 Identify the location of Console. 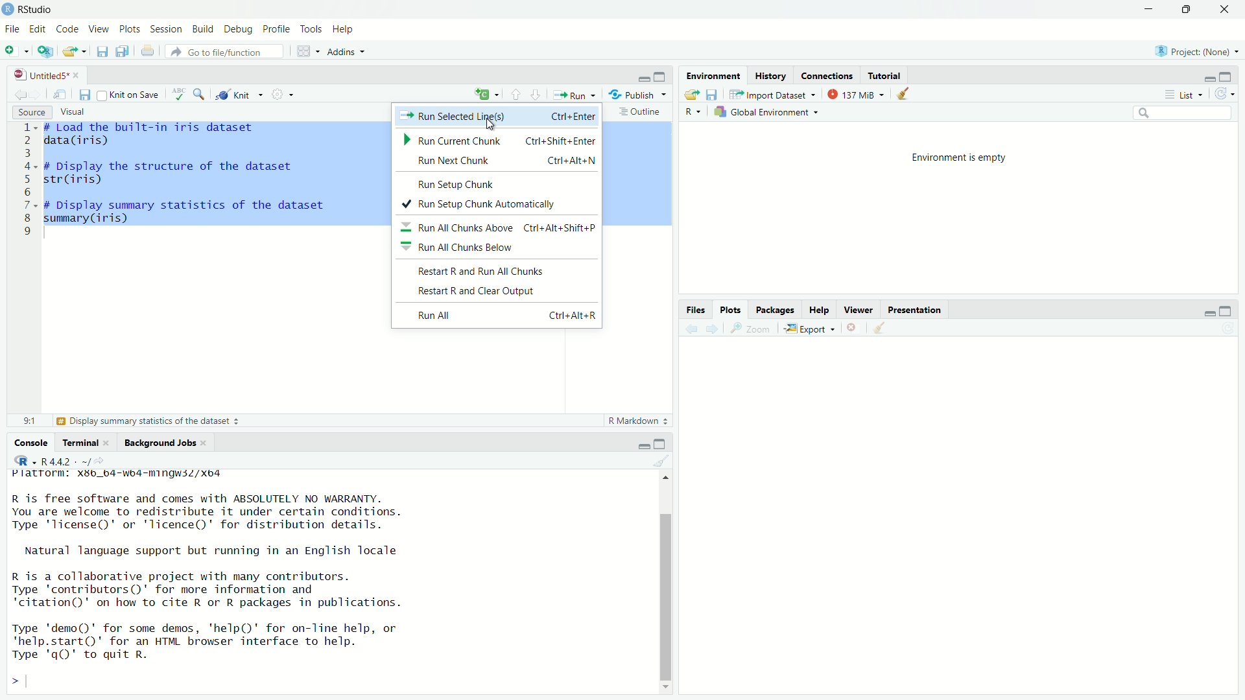
(30, 443).